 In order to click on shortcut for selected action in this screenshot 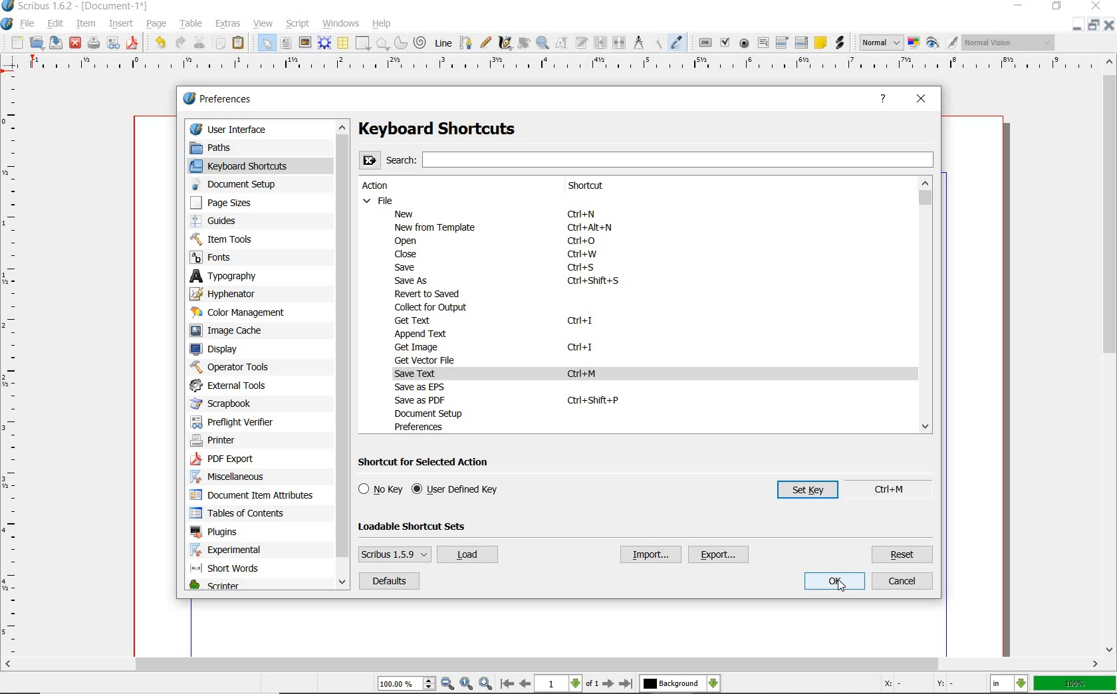, I will do `click(428, 463)`.